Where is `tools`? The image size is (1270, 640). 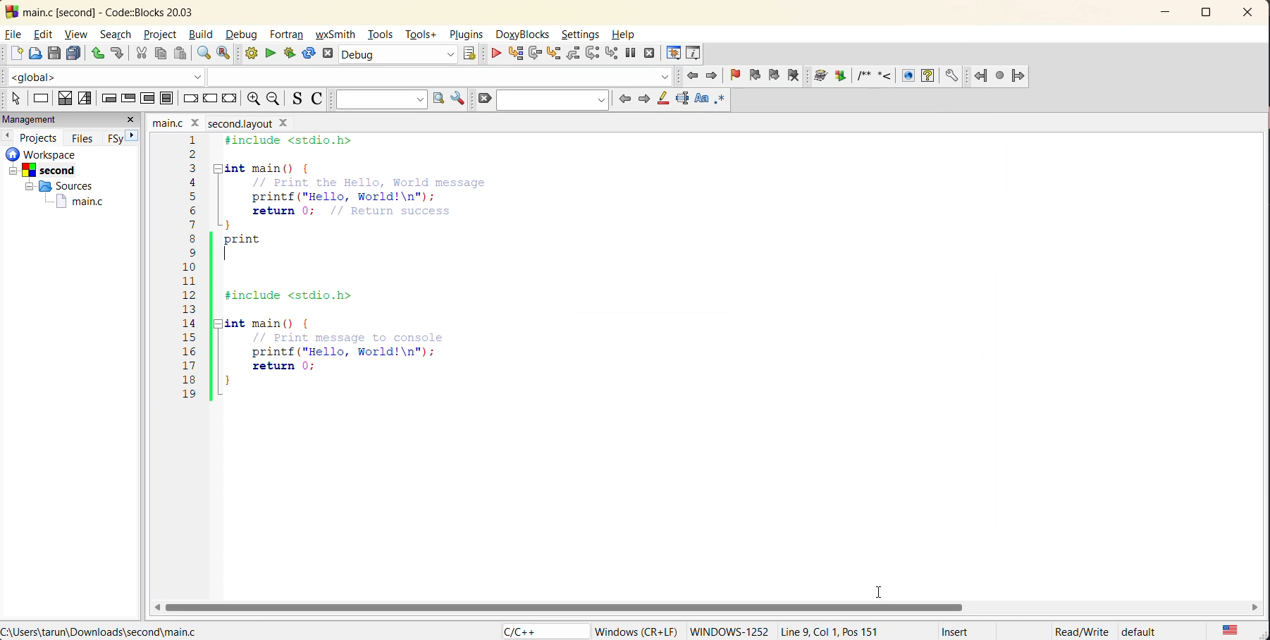 tools is located at coordinates (382, 36).